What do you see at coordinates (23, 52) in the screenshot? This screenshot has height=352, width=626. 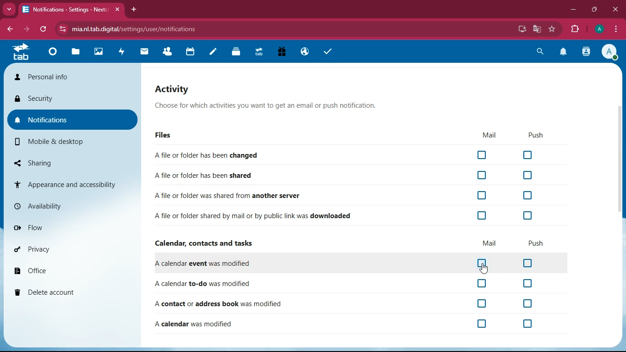 I see `tab` at bounding box center [23, 52].